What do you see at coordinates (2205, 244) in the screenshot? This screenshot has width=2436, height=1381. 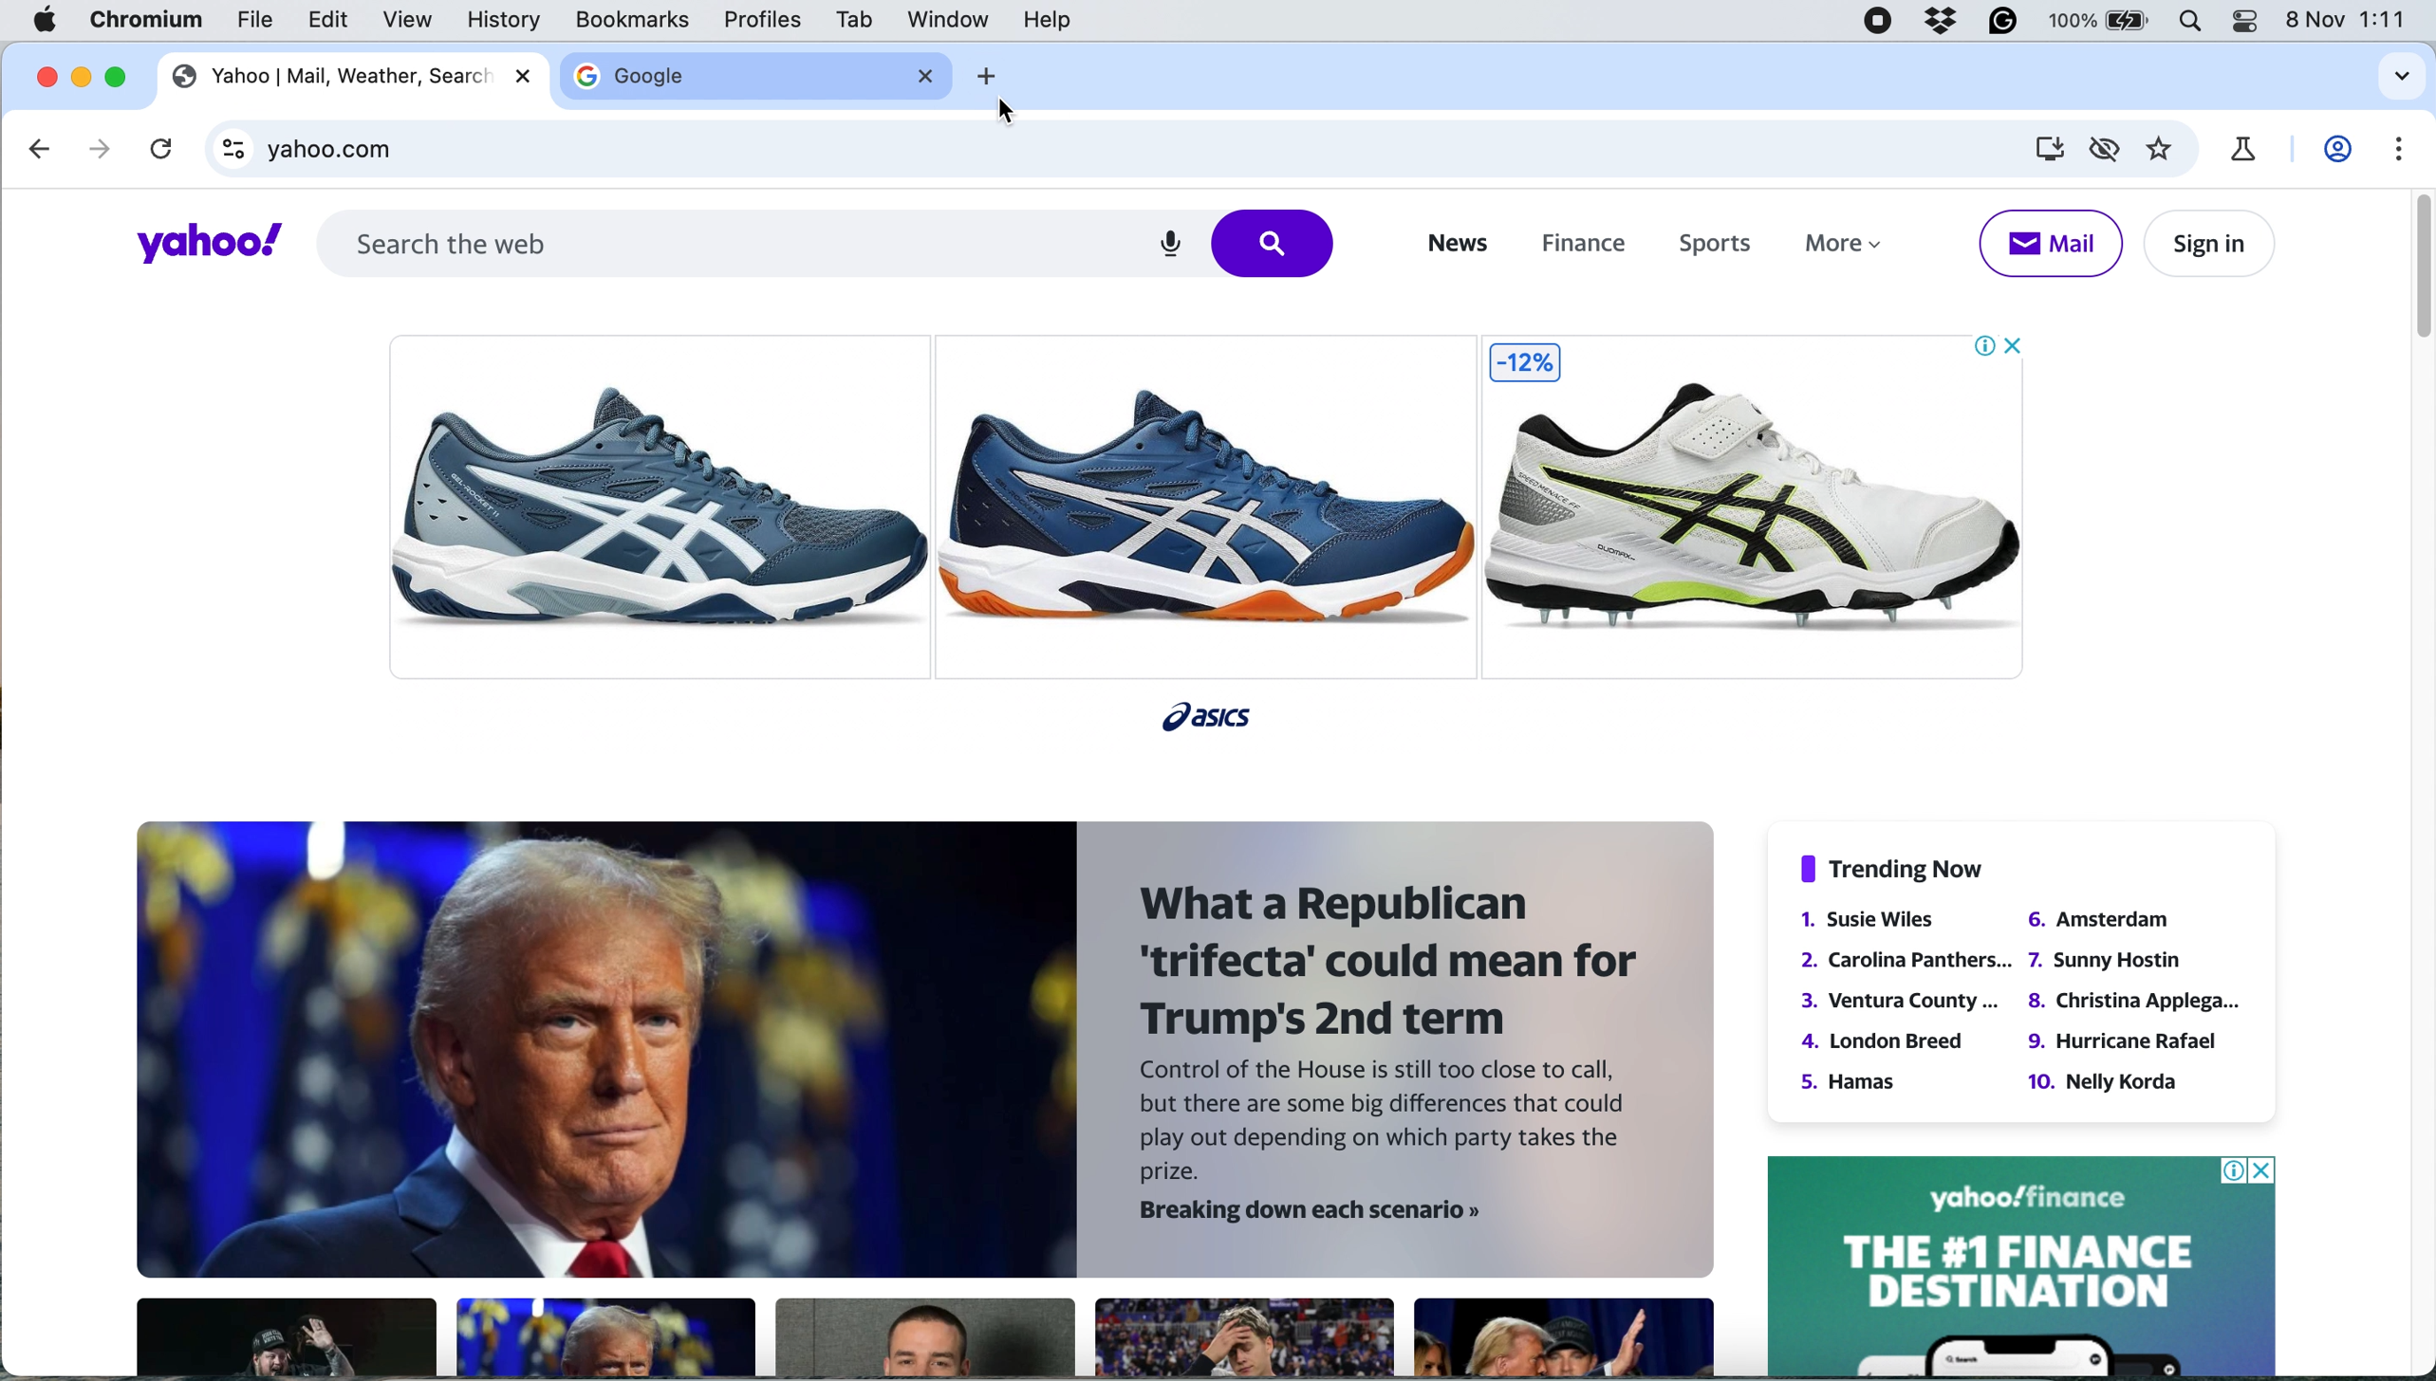 I see `sign in` at bounding box center [2205, 244].